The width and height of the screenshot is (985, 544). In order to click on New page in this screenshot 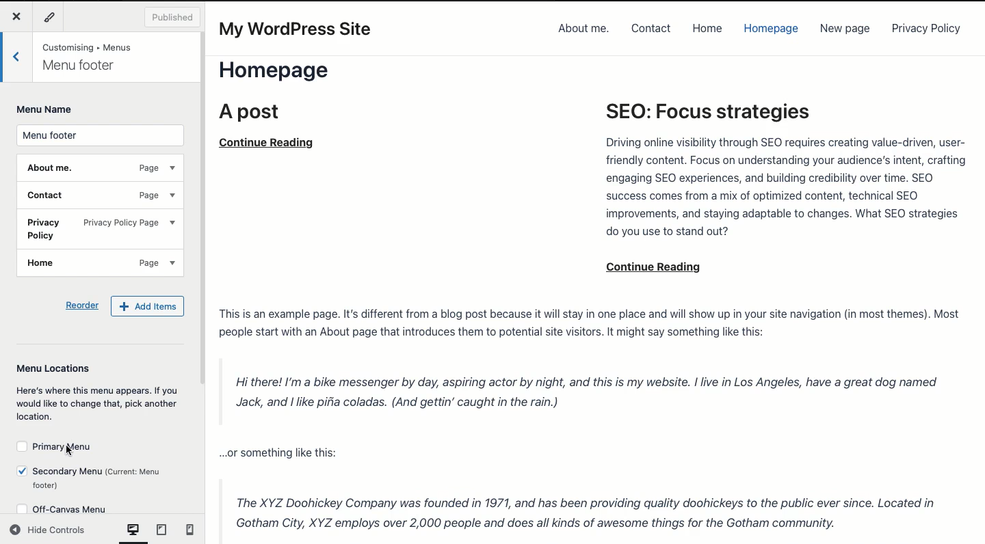, I will do `click(845, 29)`.